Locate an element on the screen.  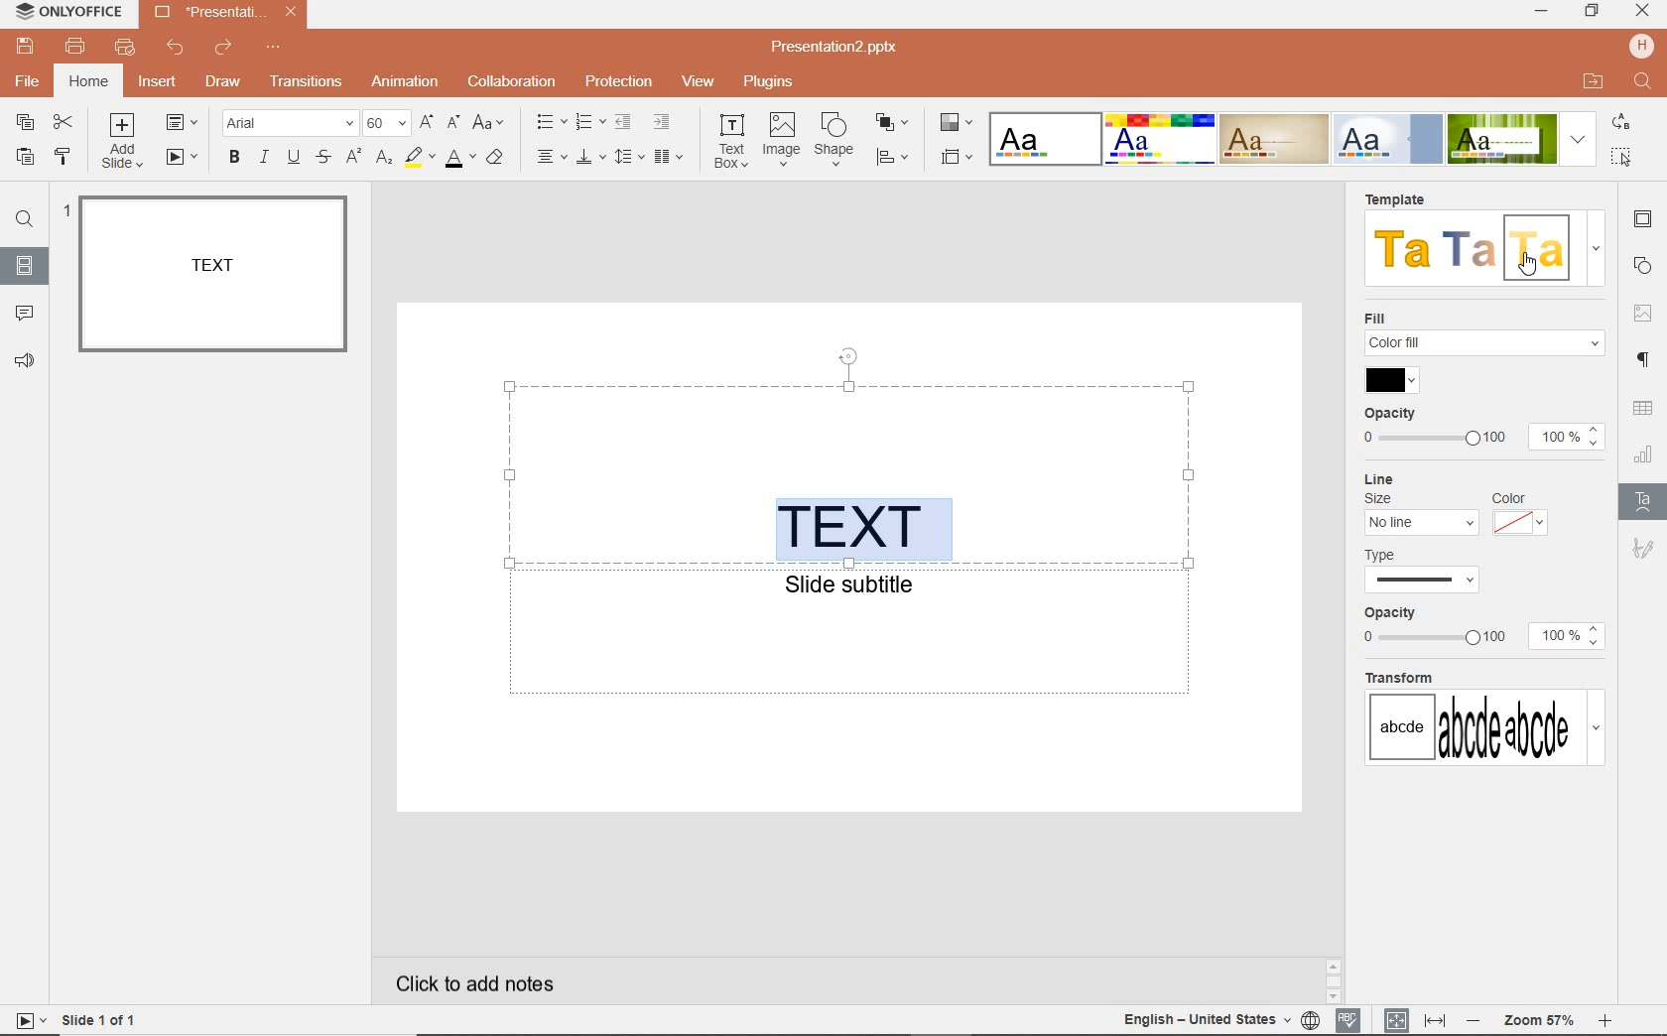
replace is located at coordinates (1623, 124).